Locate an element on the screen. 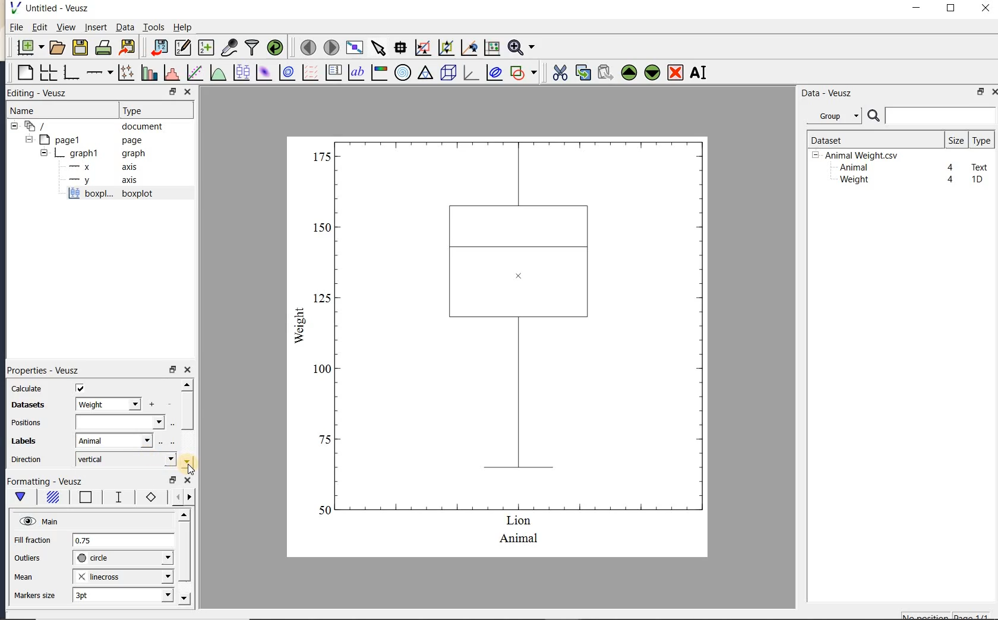 The height and width of the screenshot is (620, 998). close is located at coordinates (994, 92).